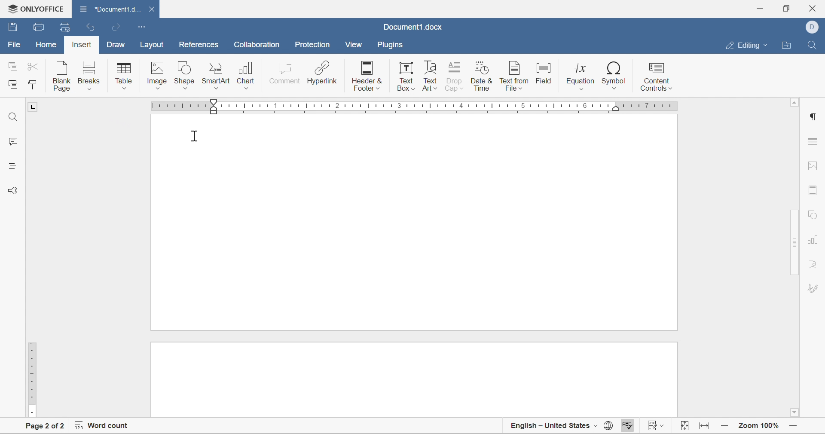 This screenshot has width=825, height=434. Describe the element at coordinates (812, 242) in the screenshot. I see `Chart settings` at that location.